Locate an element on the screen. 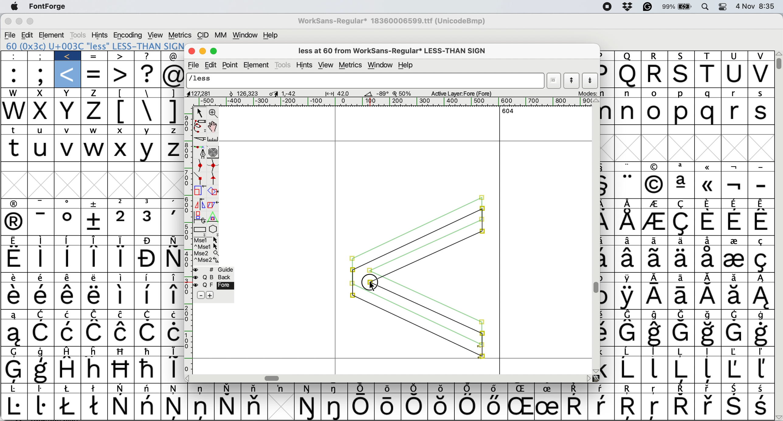 The width and height of the screenshot is (783, 421). Symbol is located at coordinates (253, 406).